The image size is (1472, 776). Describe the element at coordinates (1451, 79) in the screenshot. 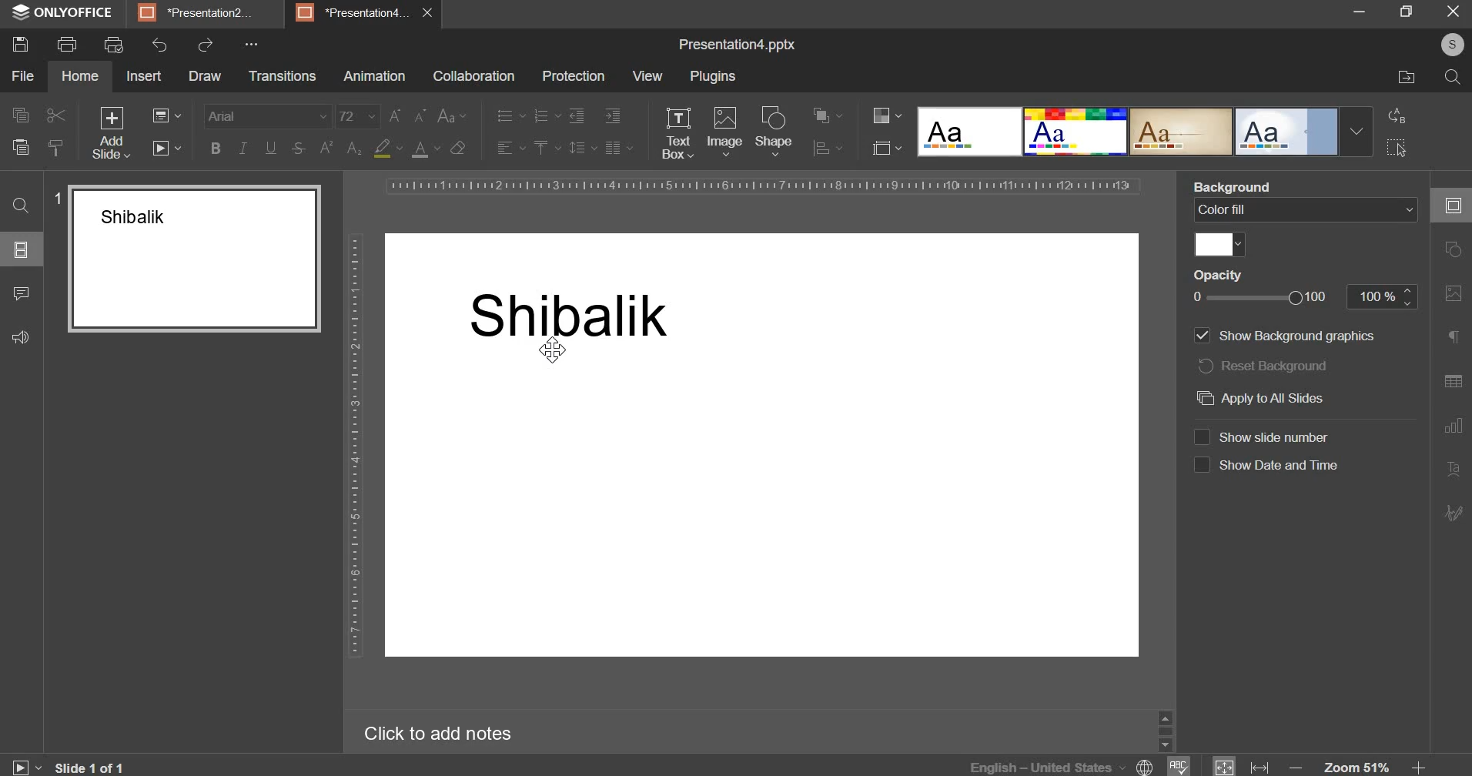

I see `Search` at that location.